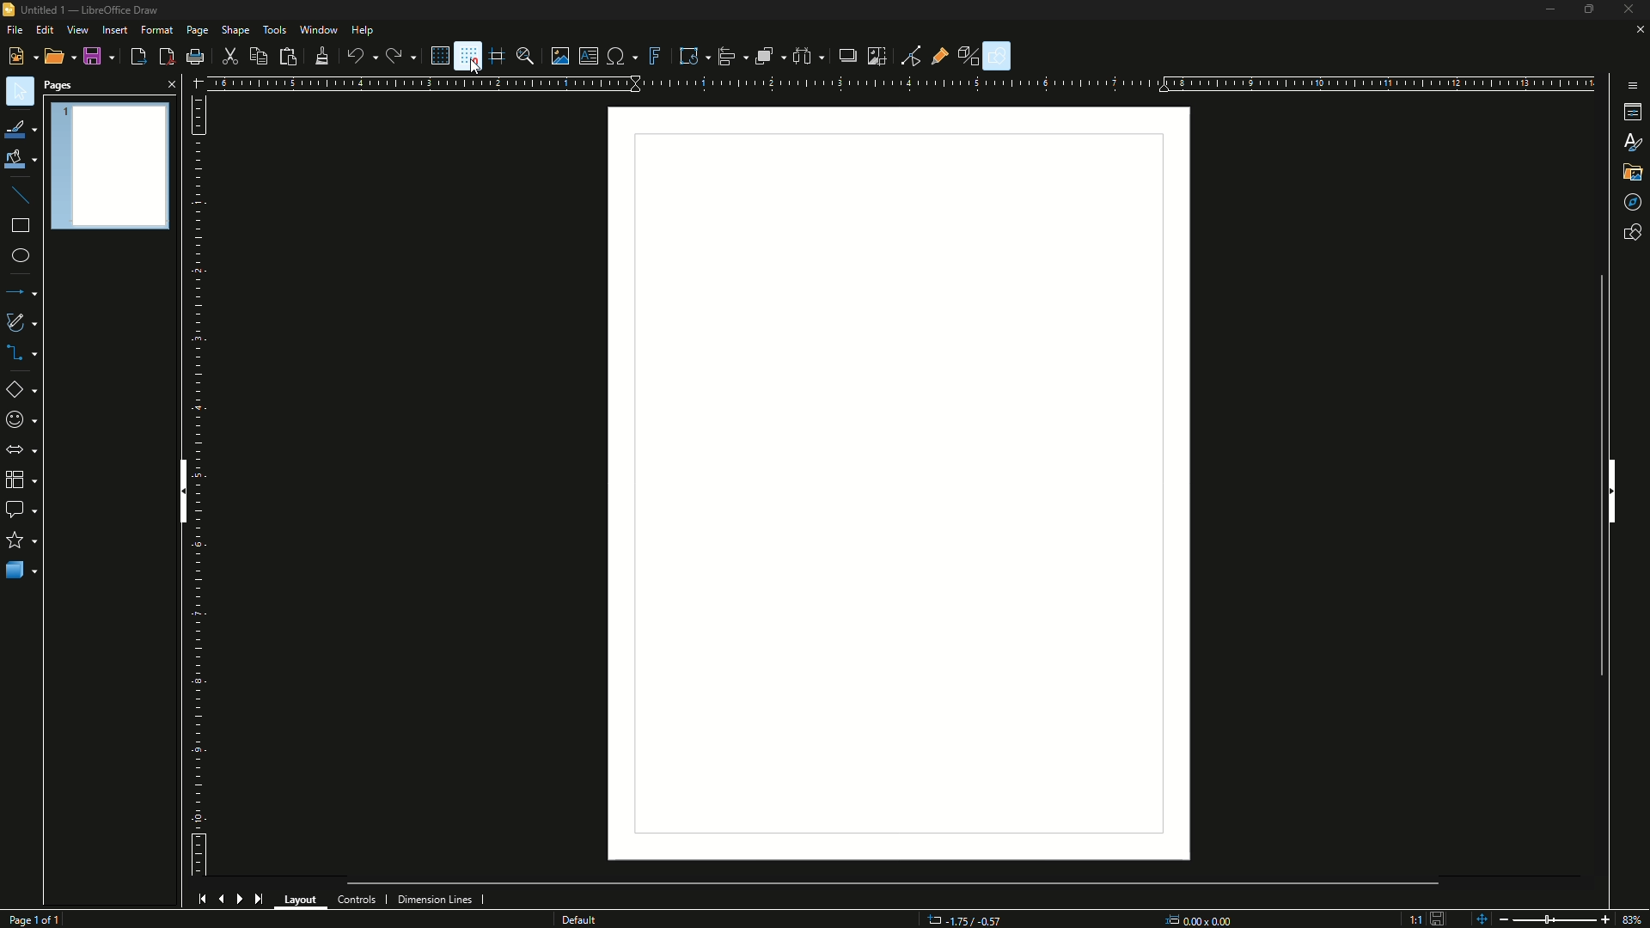 This screenshot has height=928, width=1650. Describe the element at coordinates (586, 55) in the screenshot. I see `Insert text box` at that location.